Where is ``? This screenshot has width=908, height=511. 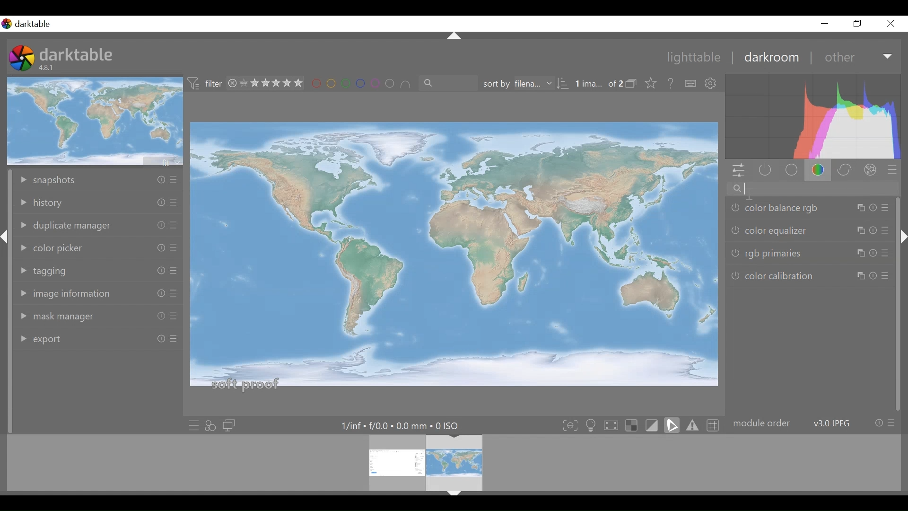  is located at coordinates (865, 209).